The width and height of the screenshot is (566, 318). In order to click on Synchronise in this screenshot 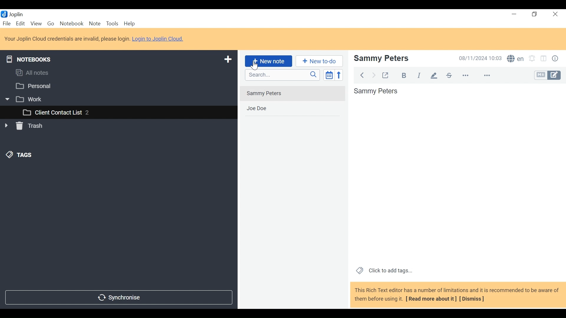, I will do `click(119, 298)`.